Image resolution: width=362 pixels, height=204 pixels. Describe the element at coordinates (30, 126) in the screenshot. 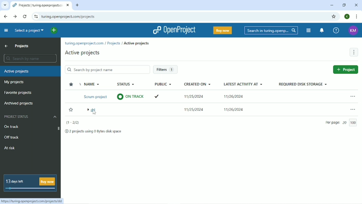

I see `On track` at that location.